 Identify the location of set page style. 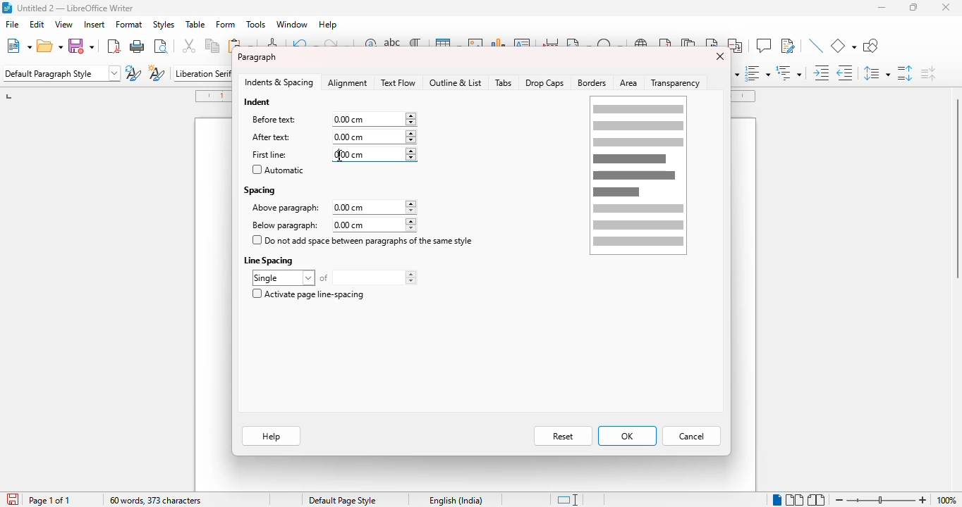
(61, 73).